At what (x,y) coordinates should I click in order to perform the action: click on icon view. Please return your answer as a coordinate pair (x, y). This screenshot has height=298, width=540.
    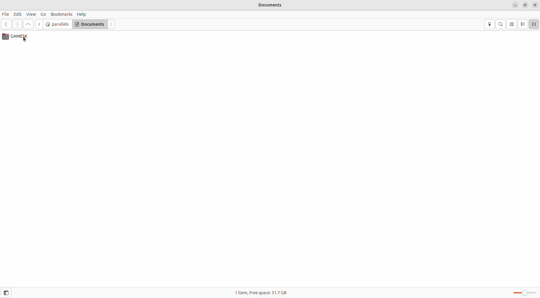
    Looking at the image, I should click on (511, 24).